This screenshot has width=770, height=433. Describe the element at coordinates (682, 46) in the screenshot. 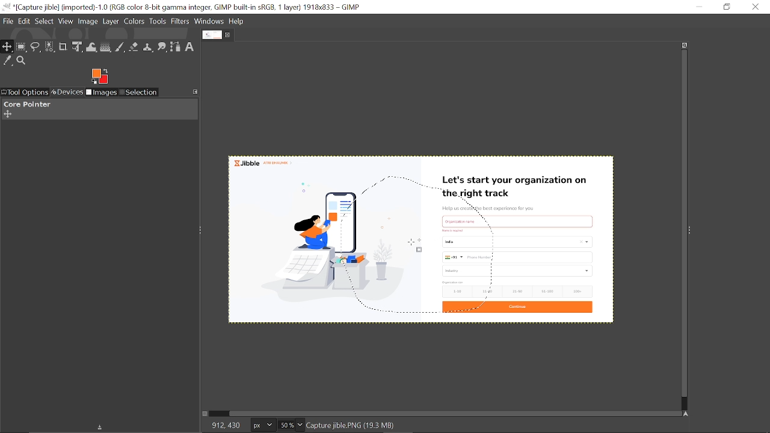

I see `Zoom when window size changes` at that location.